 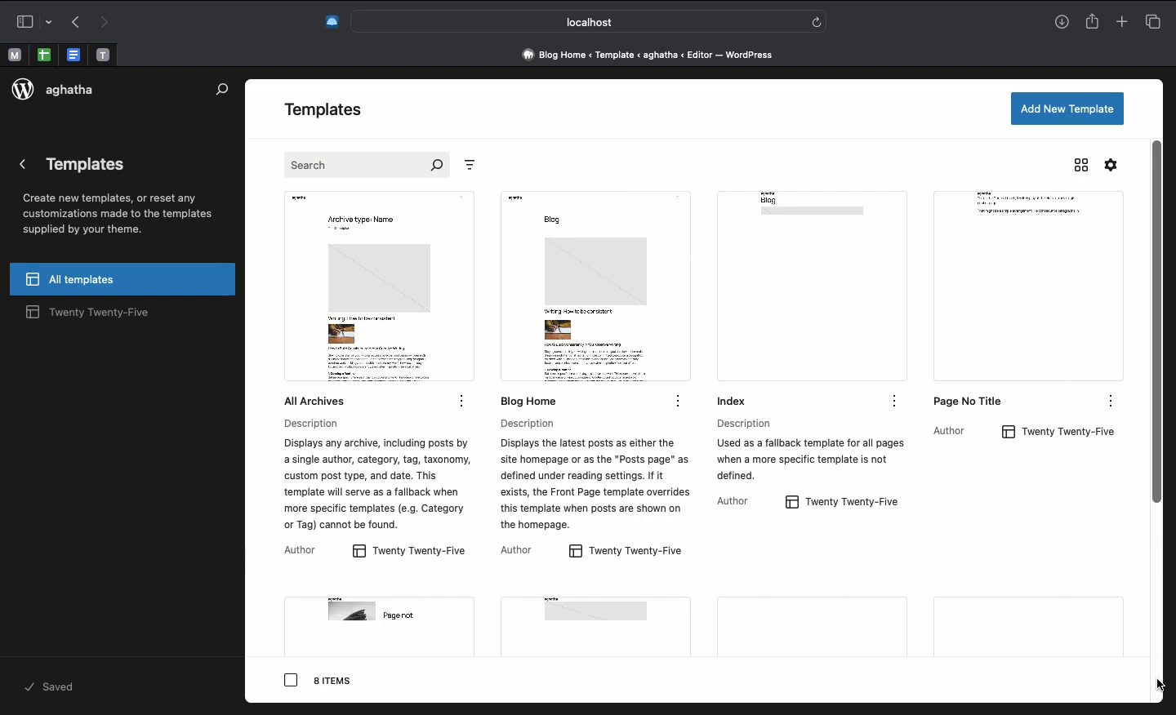 What do you see at coordinates (304, 553) in the screenshot?
I see `Author` at bounding box center [304, 553].